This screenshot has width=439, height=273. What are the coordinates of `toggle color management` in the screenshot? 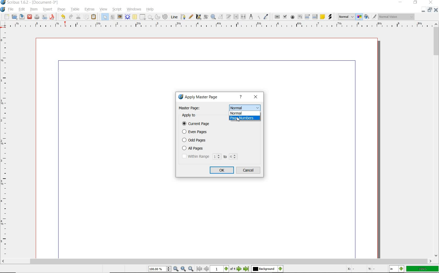 It's located at (359, 17).